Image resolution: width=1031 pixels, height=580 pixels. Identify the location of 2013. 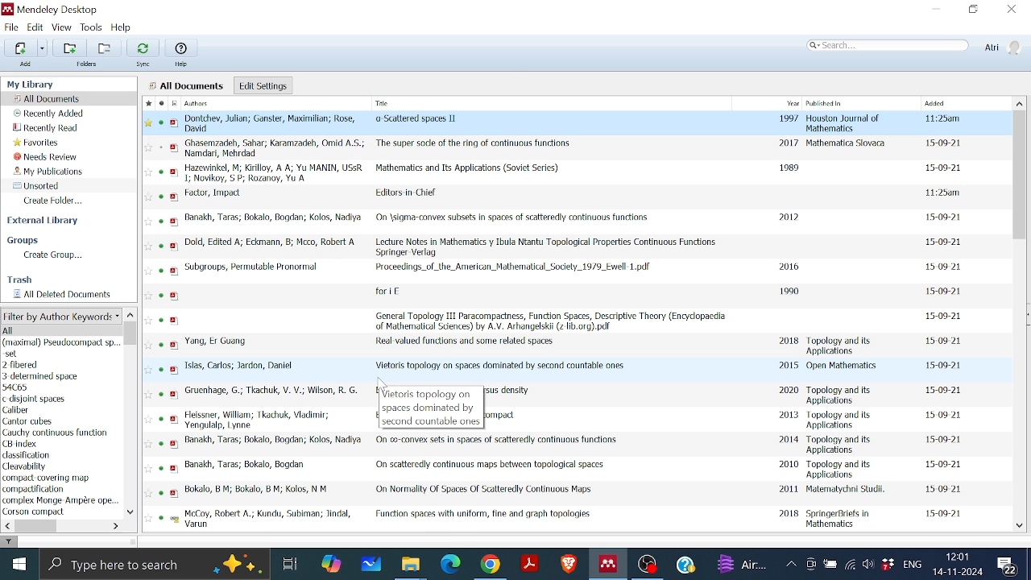
(789, 414).